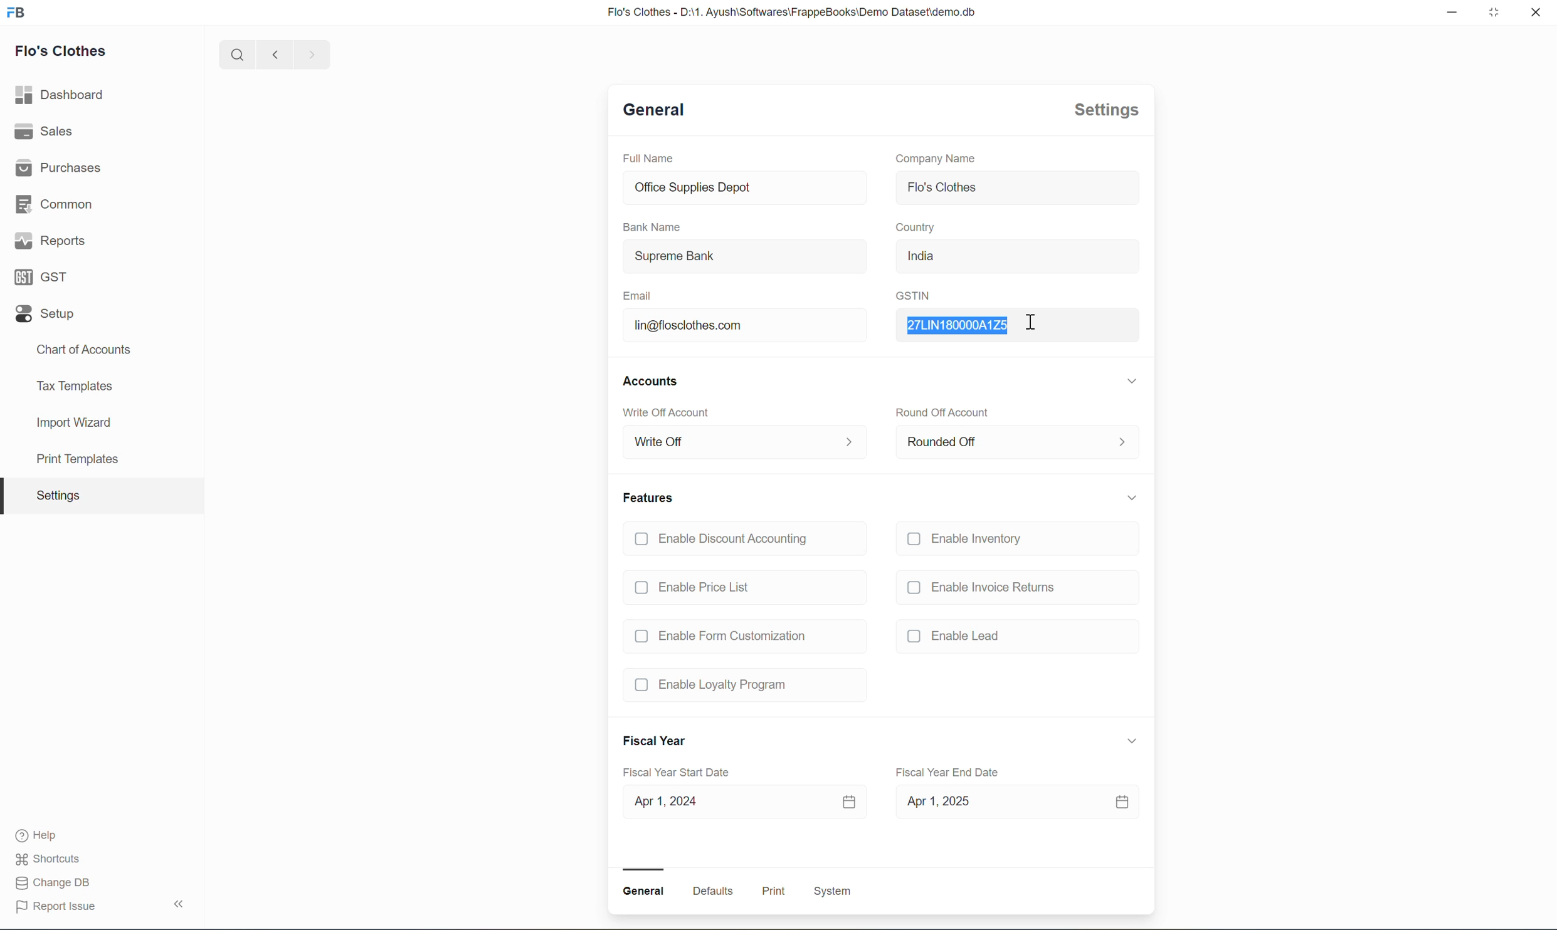 The height and width of the screenshot is (930, 1557). I want to click on System, so click(830, 890).